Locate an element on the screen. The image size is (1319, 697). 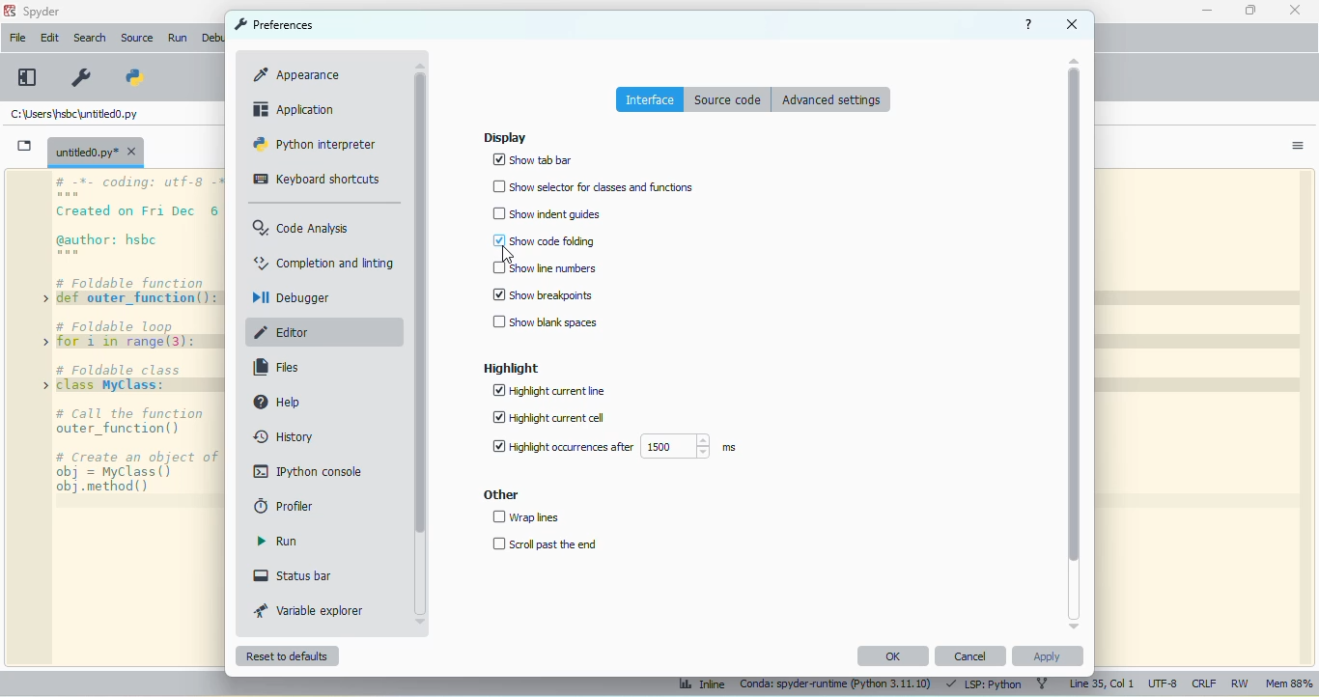
spyder is located at coordinates (42, 12).